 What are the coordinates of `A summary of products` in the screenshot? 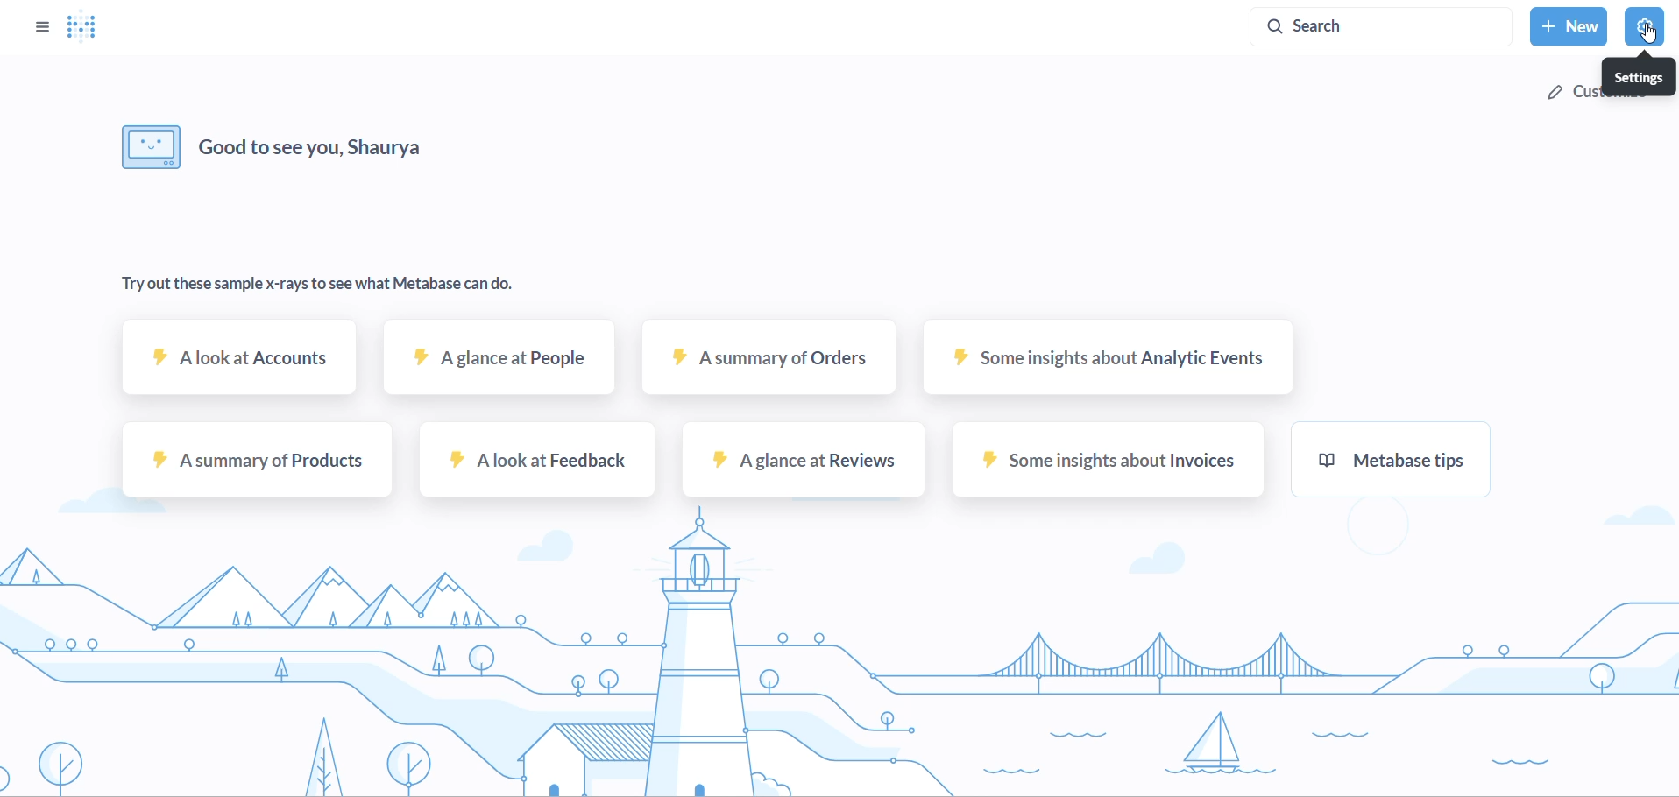 It's located at (253, 465).